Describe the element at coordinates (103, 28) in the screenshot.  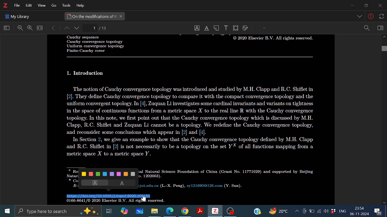
I see `Current page` at that location.